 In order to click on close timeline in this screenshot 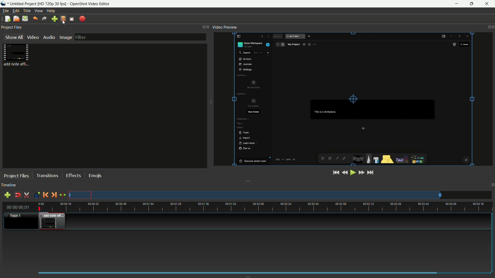, I will do `click(492, 185)`.